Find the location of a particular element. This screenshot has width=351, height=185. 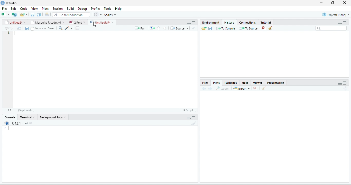

presentation is located at coordinates (277, 82).